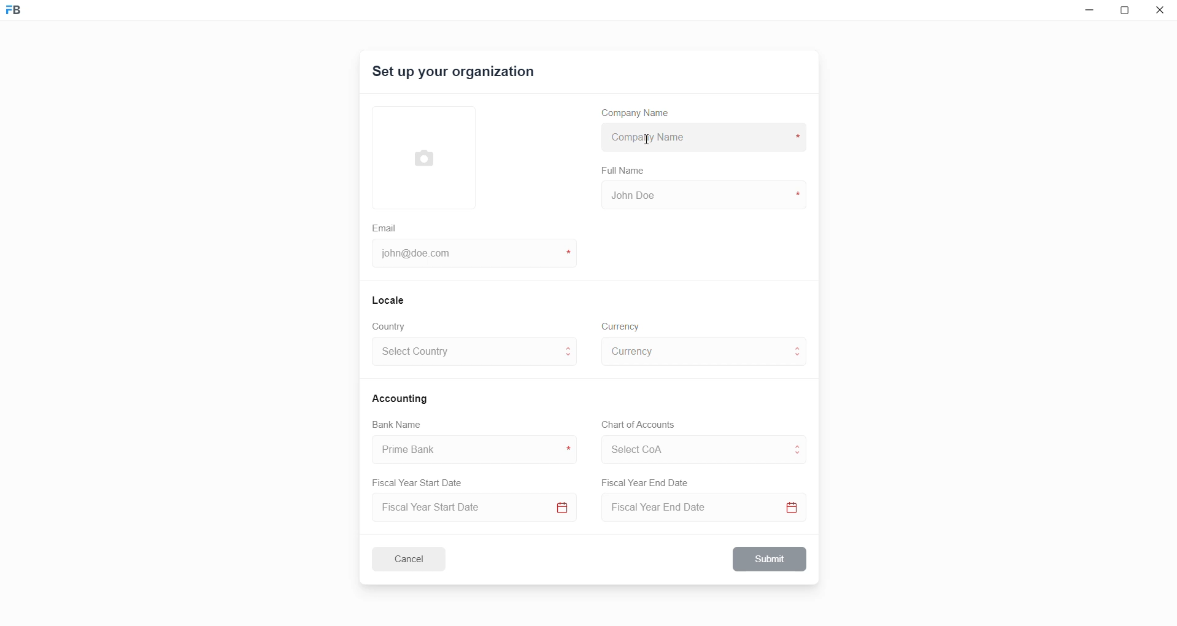  What do you see at coordinates (800, 358) in the screenshot?
I see `move to below currency` at bounding box center [800, 358].